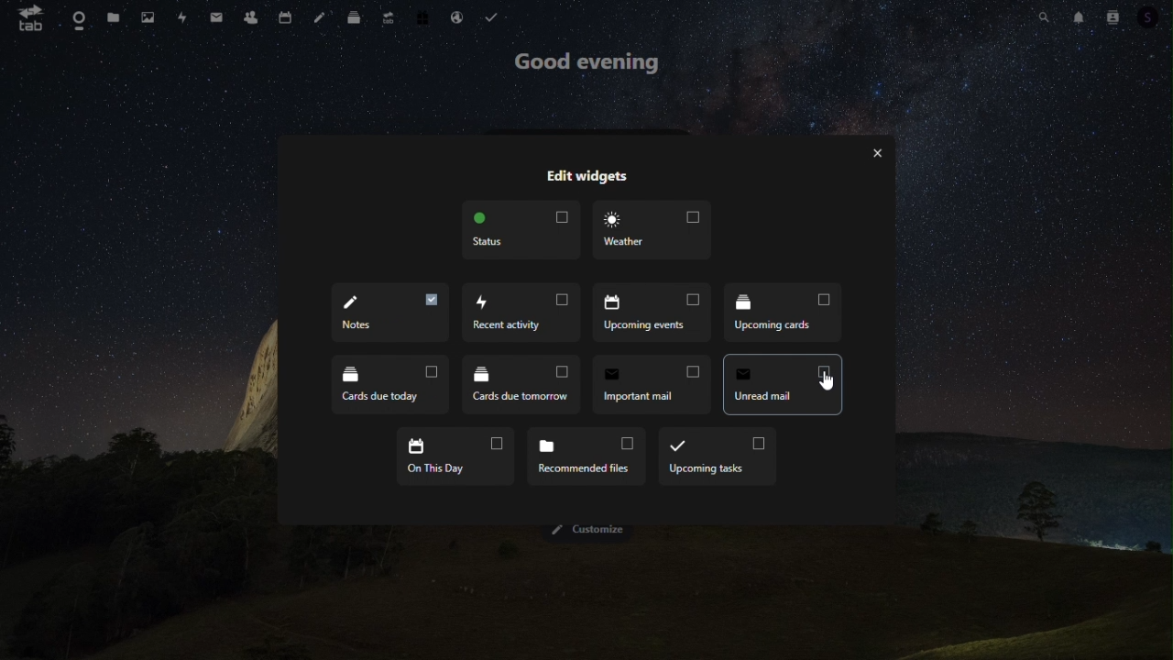 The width and height of the screenshot is (1173, 660). Describe the element at coordinates (589, 177) in the screenshot. I see `Edit widgets` at that location.